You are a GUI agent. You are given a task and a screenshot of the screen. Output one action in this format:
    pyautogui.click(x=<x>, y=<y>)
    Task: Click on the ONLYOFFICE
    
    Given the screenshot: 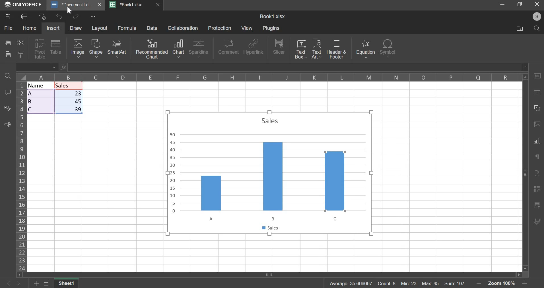 What is the action you would take?
    pyautogui.click(x=22, y=6)
    